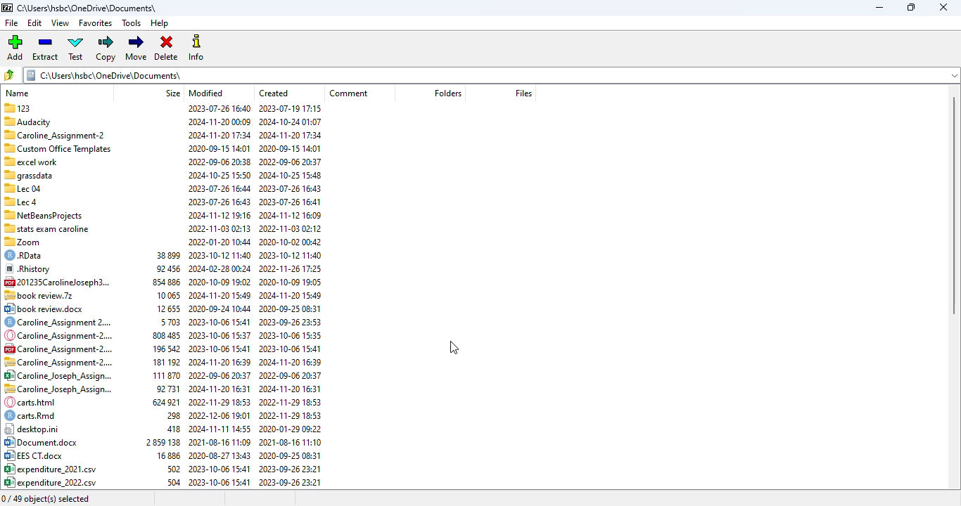  What do you see at coordinates (46, 500) in the screenshot?
I see `0/49 object(s) selected` at bounding box center [46, 500].